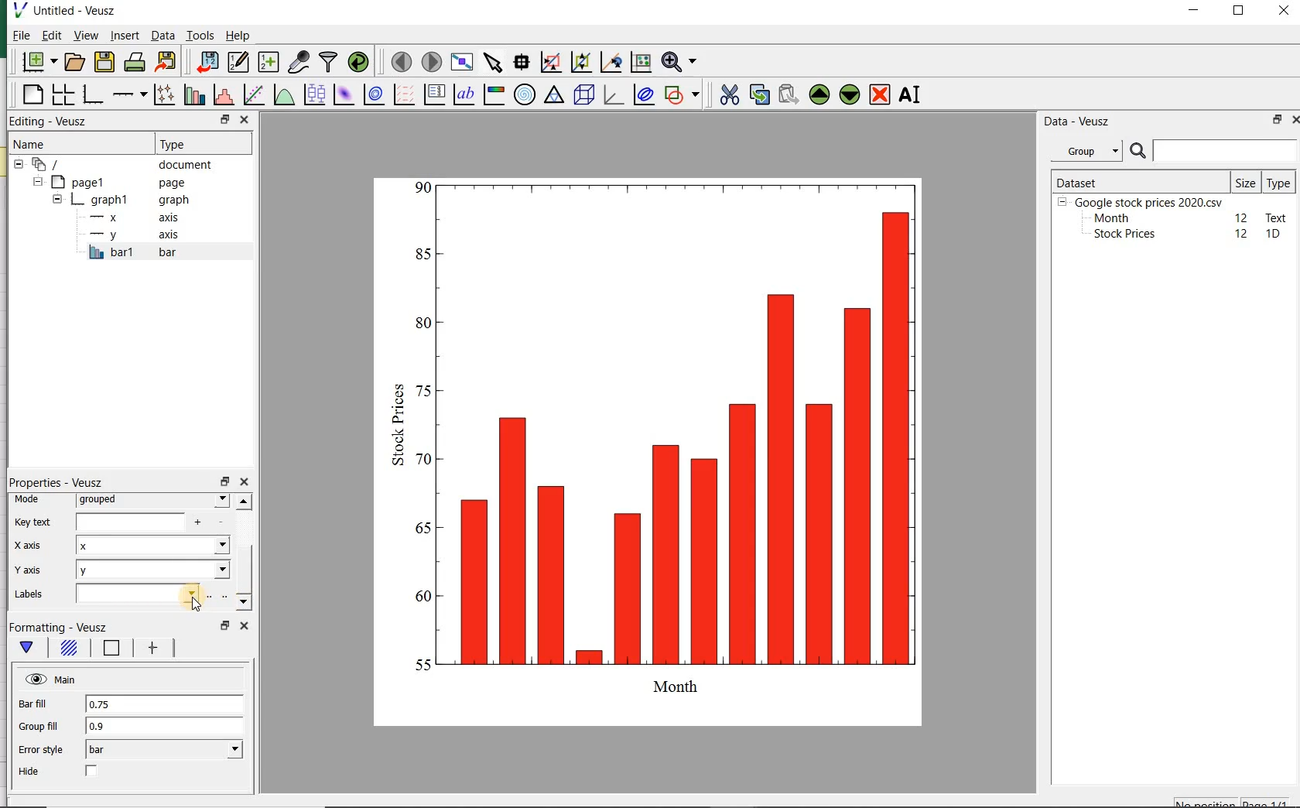 This screenshot has width=1300, height=808. Describe the element at coordinates (40, 749) in the screenshot. I see `Error style` at that location.